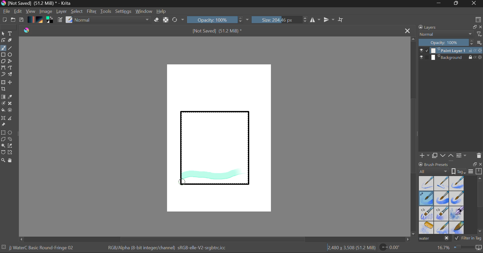  What do you see at coordinates (183, 184) in the screenshot?
I see `MOUSE_DOWN Stroke 2` at bounding box center [183, 184].